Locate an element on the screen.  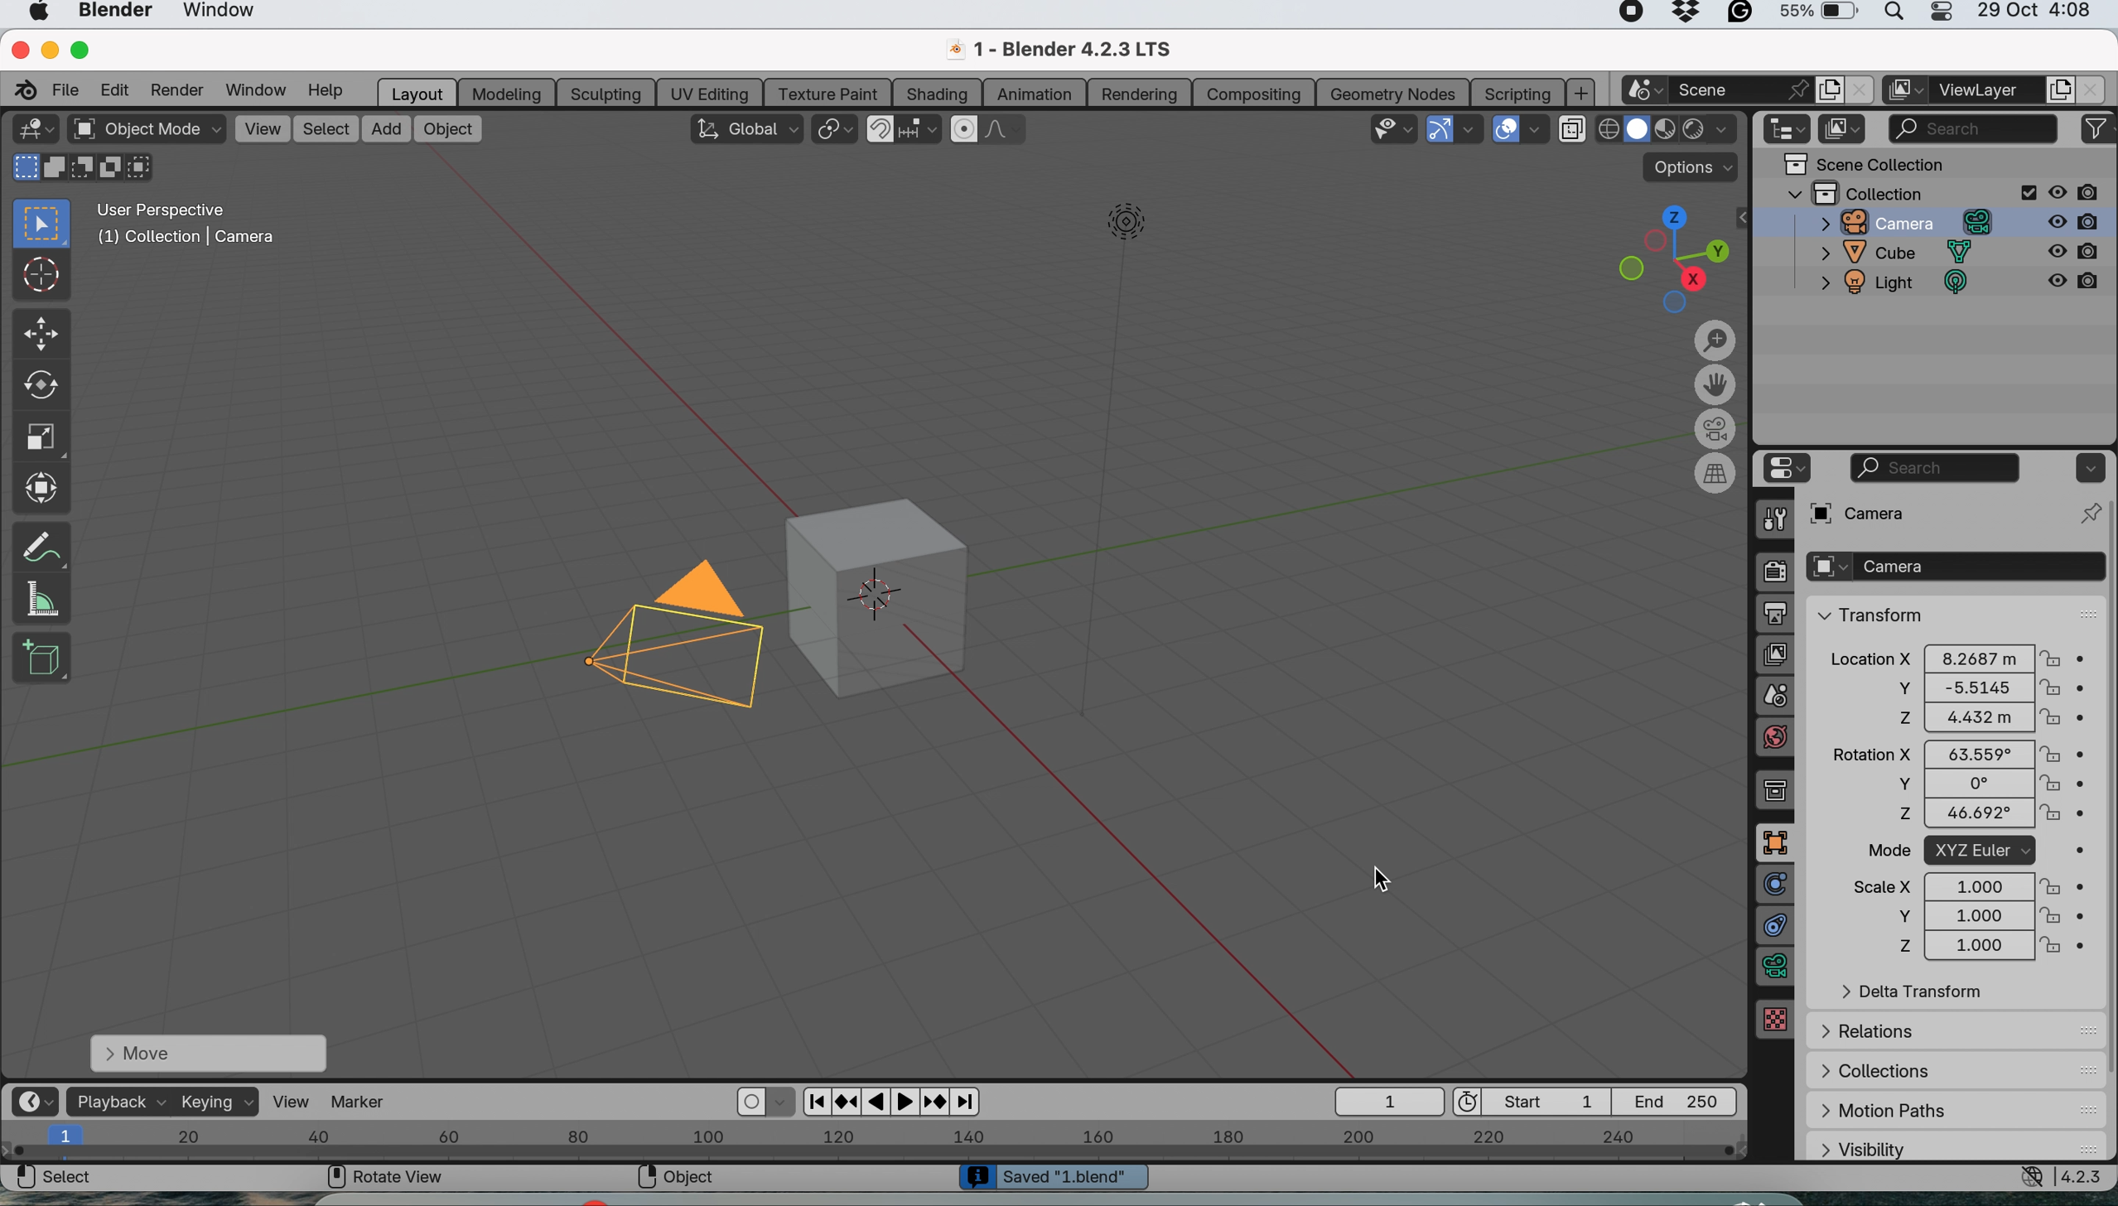
horizontal scale is located at coordinates (874, 1140).